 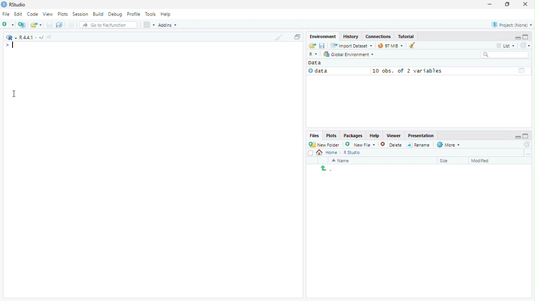 I want to click on Sort by last modified, so click(x=487, y=161).